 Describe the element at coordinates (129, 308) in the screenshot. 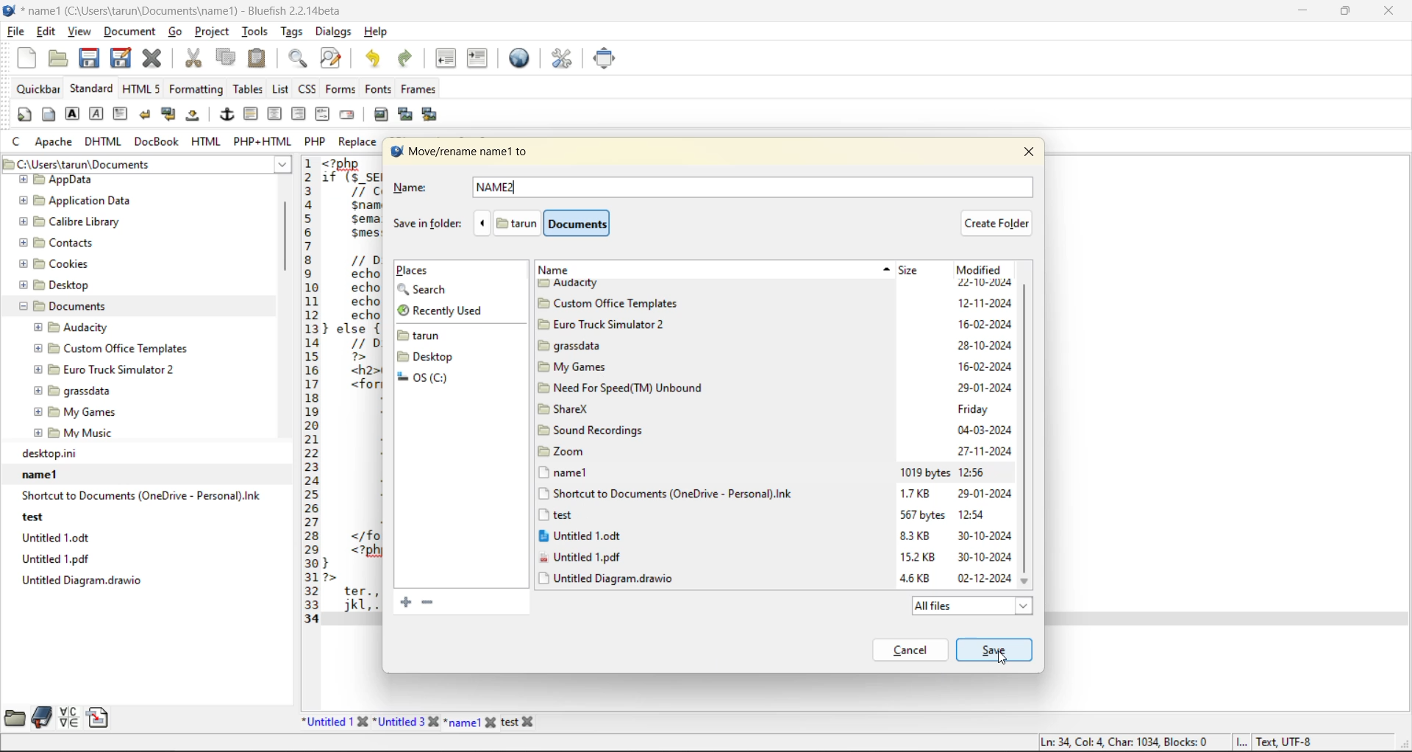

I see `folder explorer` at that location.